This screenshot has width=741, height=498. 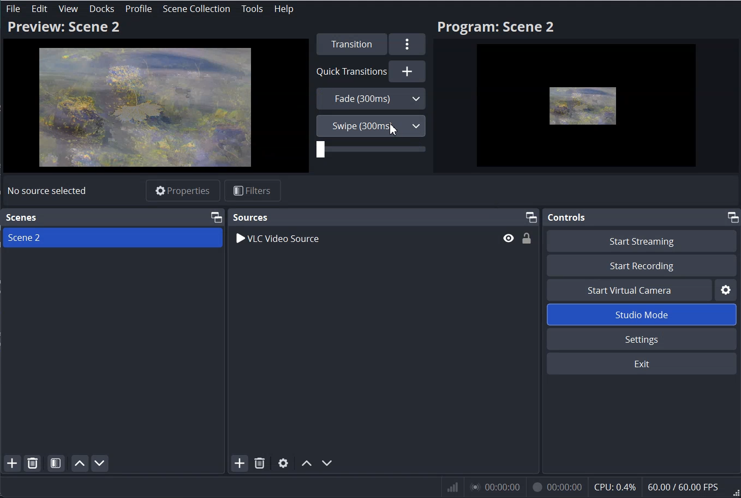 I want to click on More, so click(x=408, y=44).